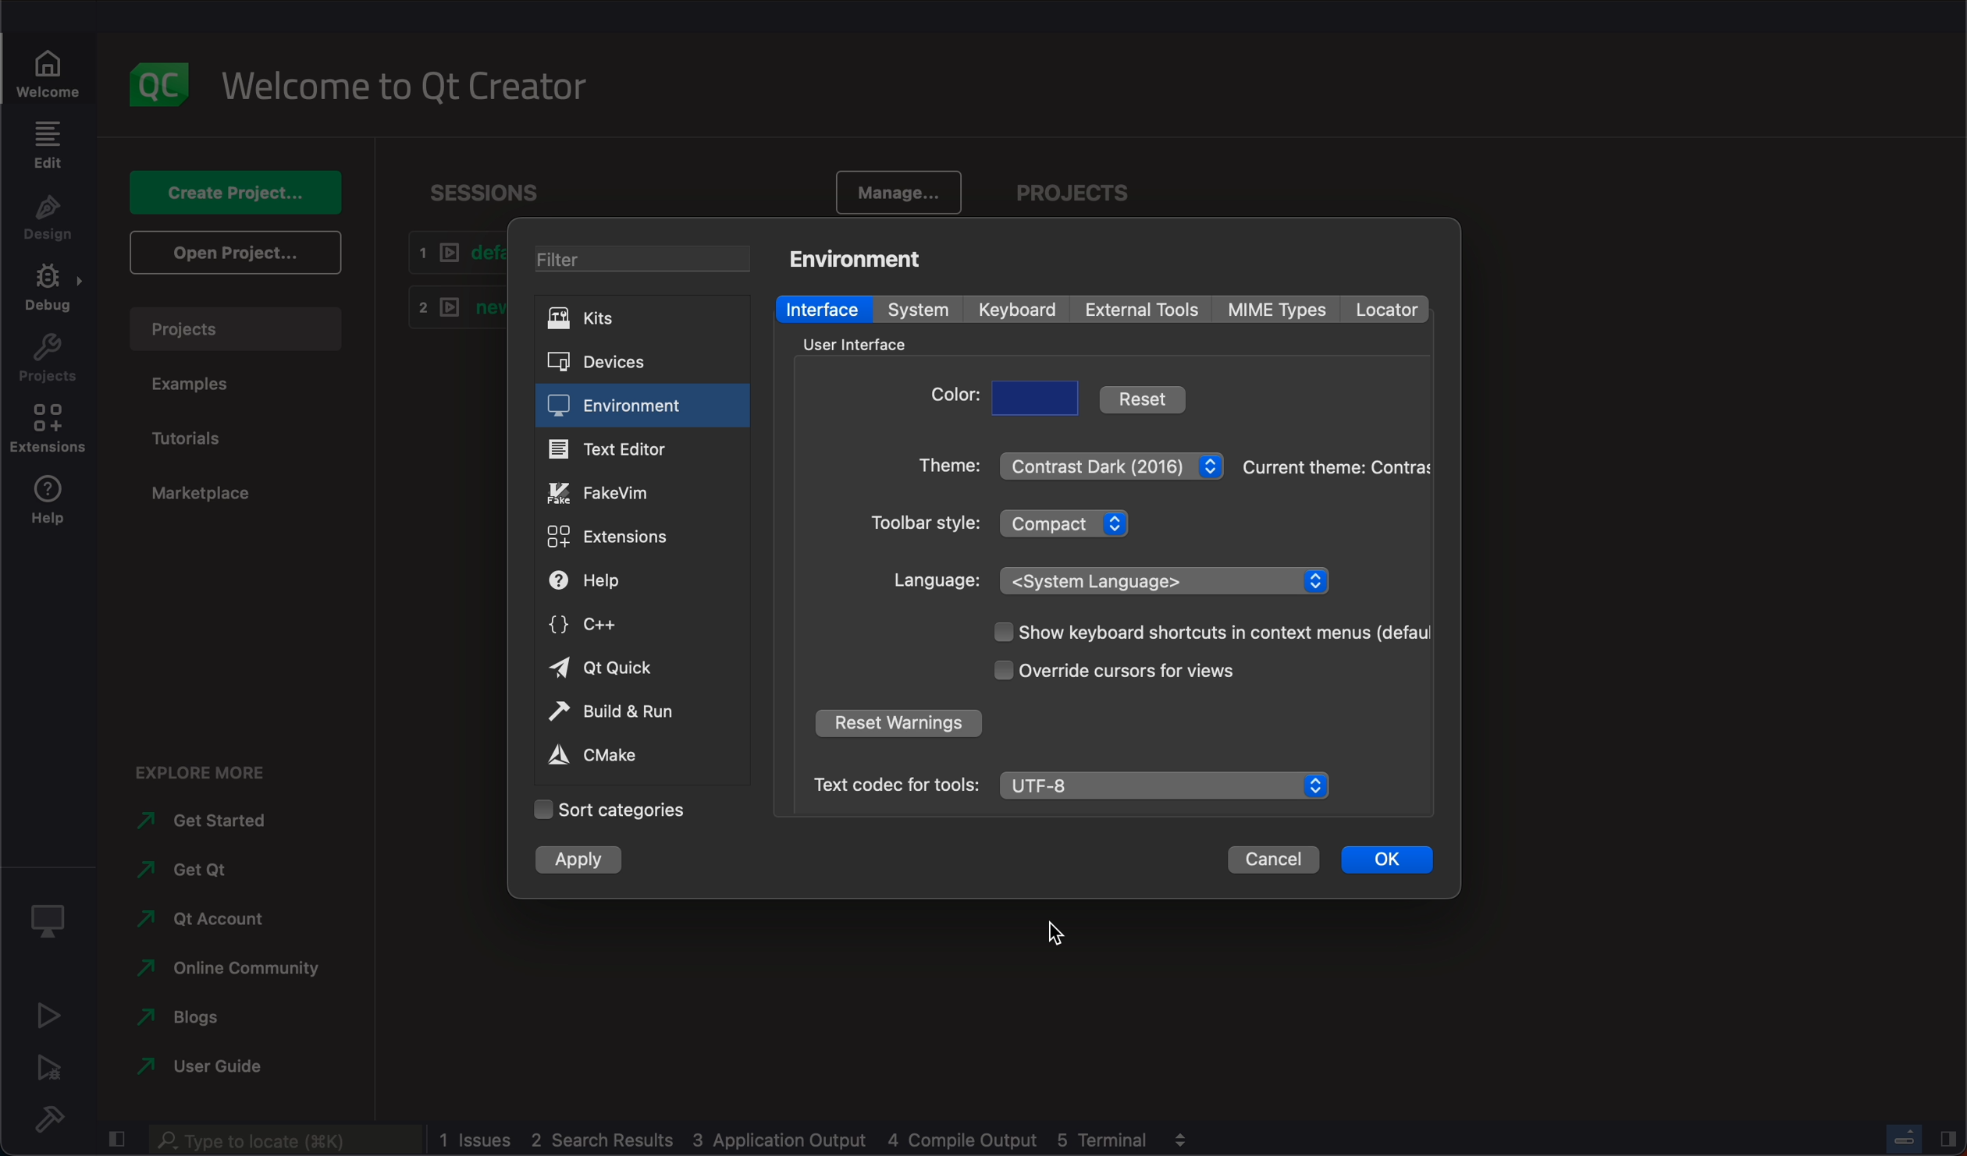 The width and height of the screenshot is (1967, 1156). I want to click on apply, so click(582, 860).